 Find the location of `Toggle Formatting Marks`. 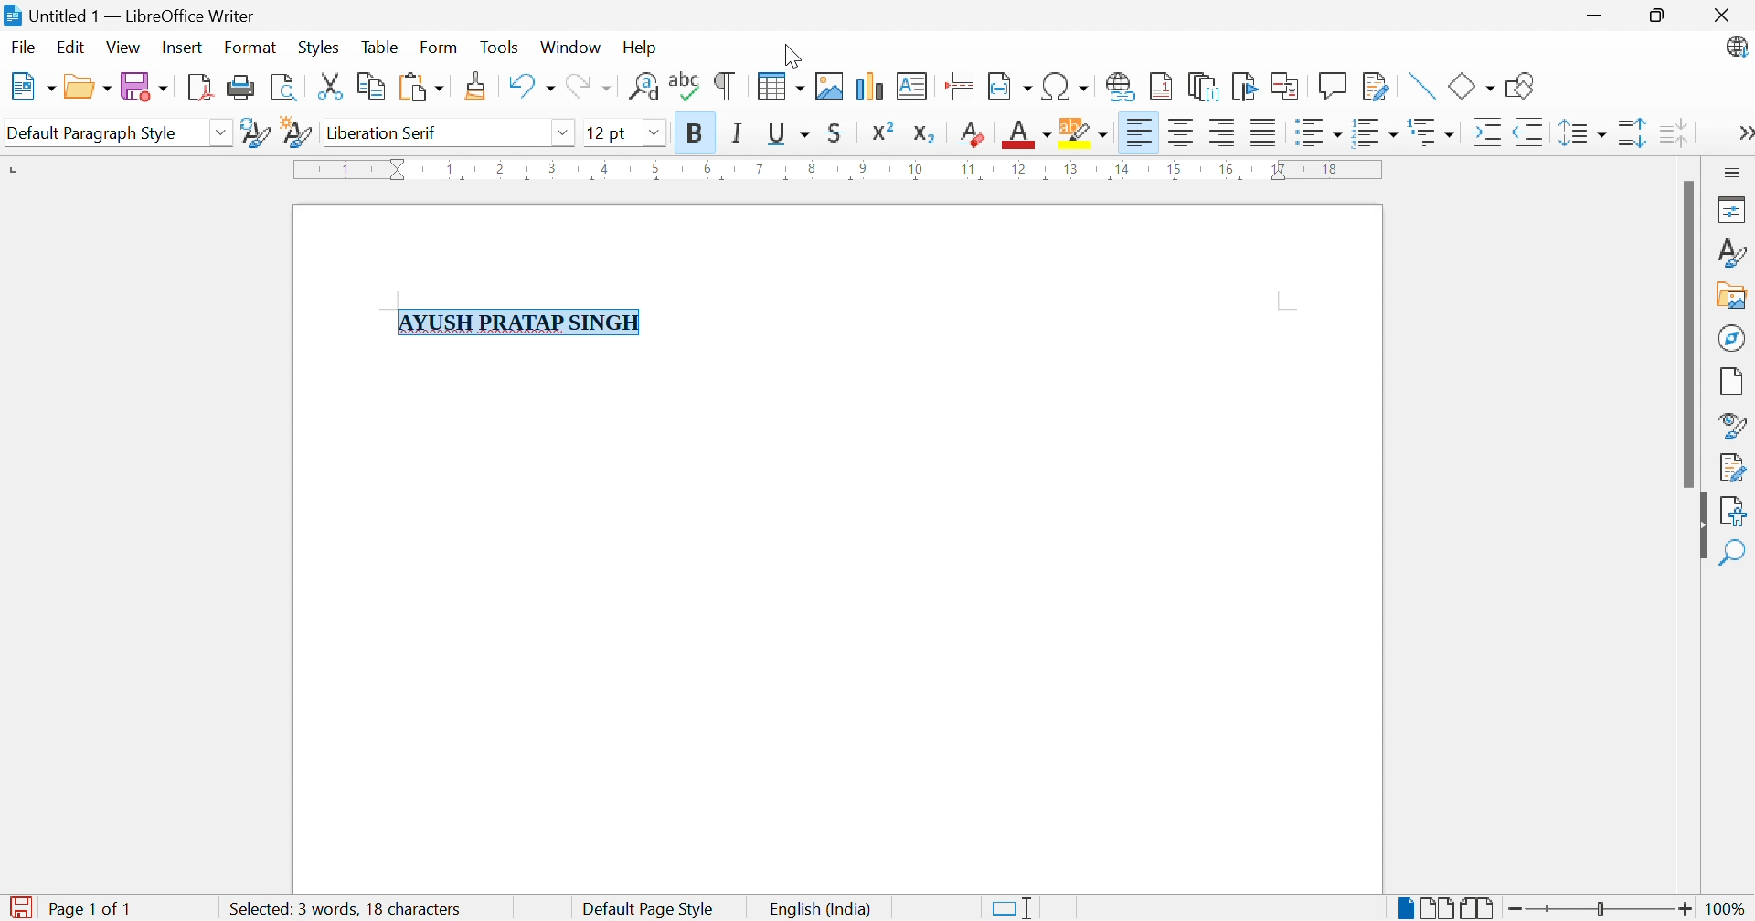

Toggle Formatting Marks is located at coordinates (726, 88).